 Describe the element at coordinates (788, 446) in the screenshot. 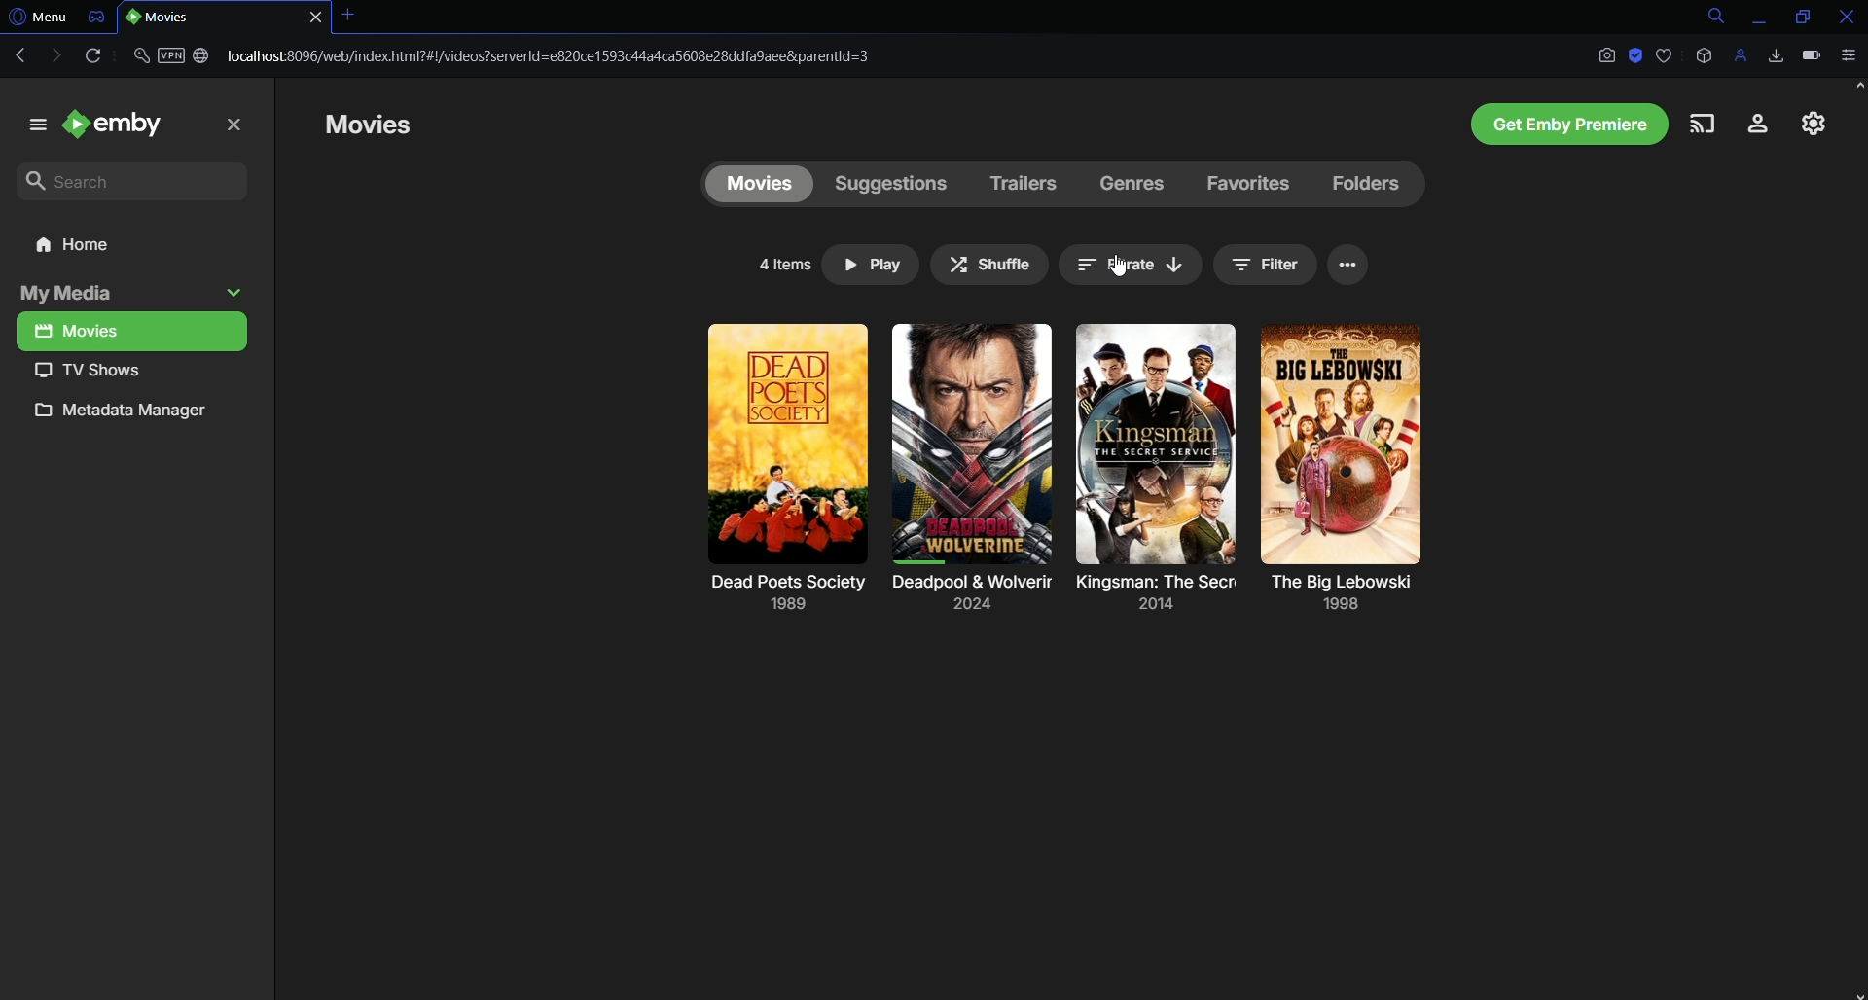

I see `movie poster` at that location.